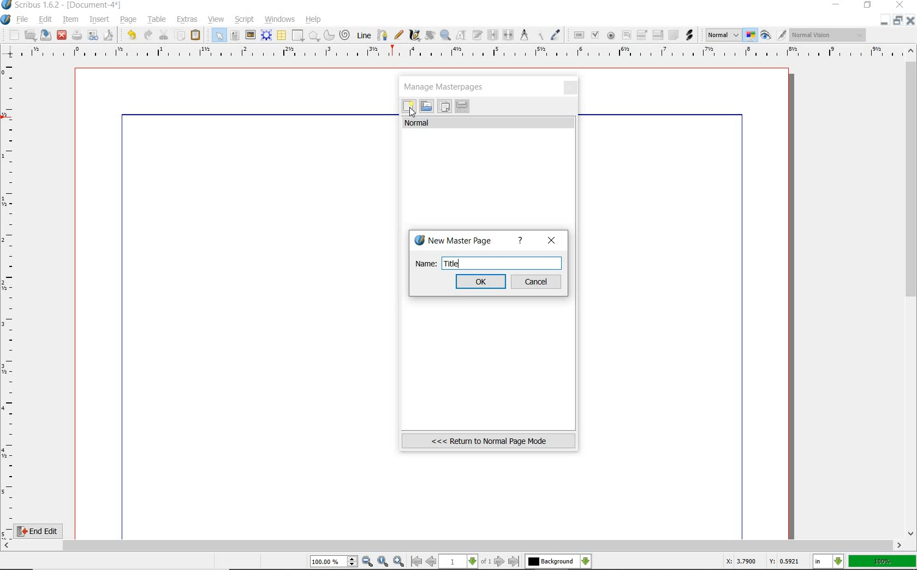  I want to click on shape, so click(298, 36).